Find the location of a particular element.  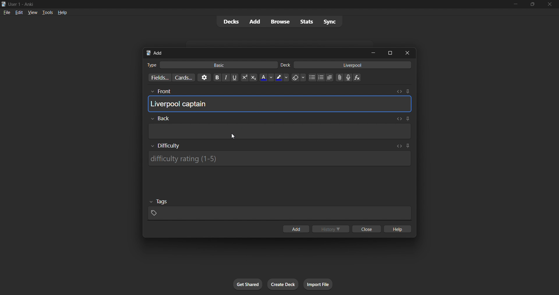

decks is located at coordinates (230, 22).